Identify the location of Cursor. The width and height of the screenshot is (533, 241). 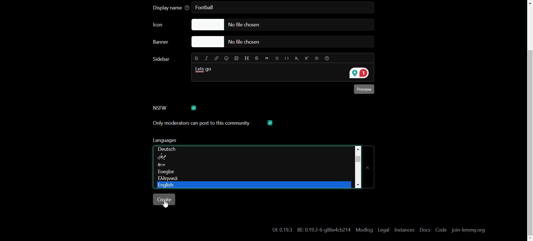
(167, 204).